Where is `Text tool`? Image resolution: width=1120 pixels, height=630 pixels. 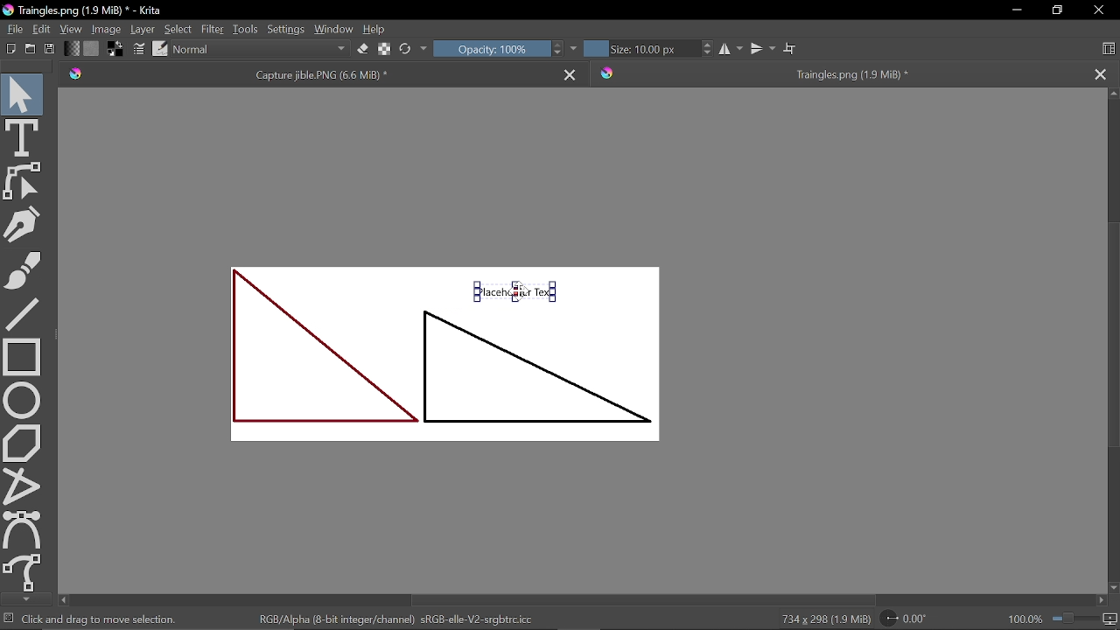
Text tool is located at coordinates (23, 136).